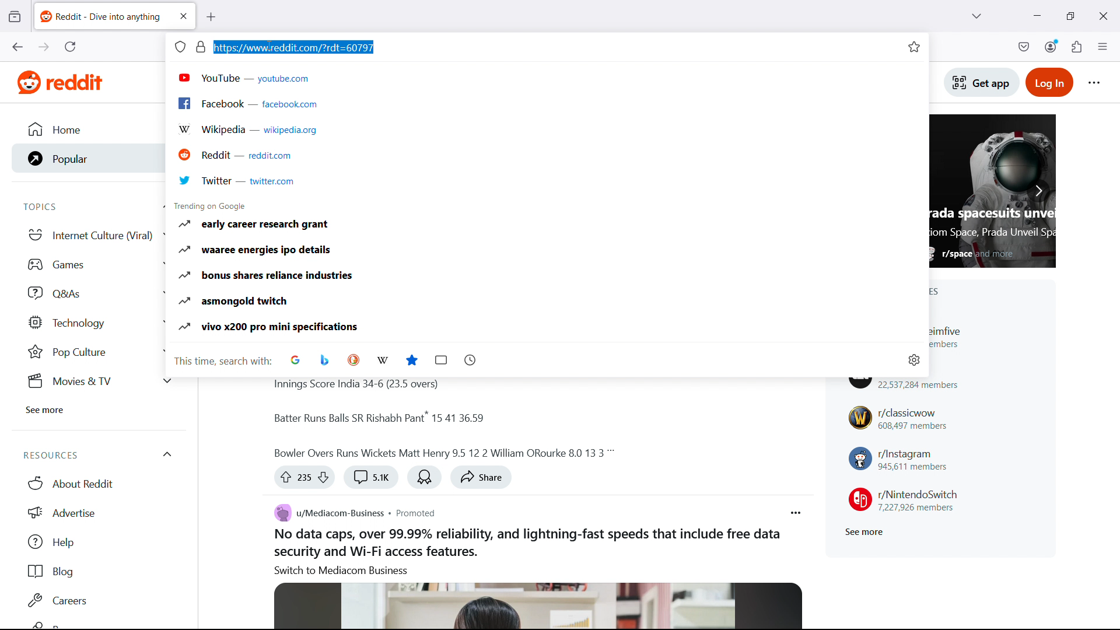  Describe the element at coordinates (181, 46) in the screenshot. I see `site information` at that location.